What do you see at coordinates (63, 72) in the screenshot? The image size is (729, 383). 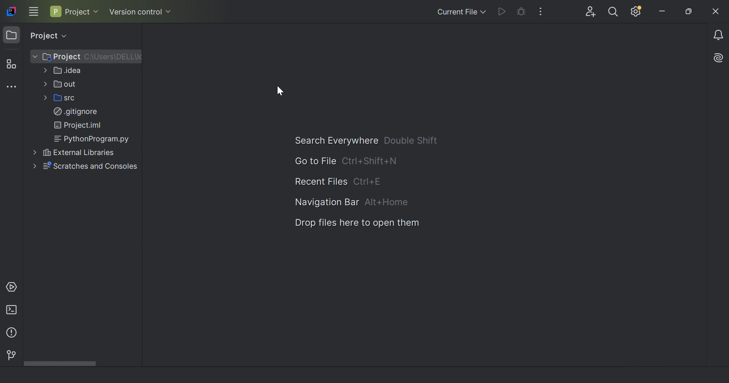 I see `.idea` at bounding box center [63, 72].